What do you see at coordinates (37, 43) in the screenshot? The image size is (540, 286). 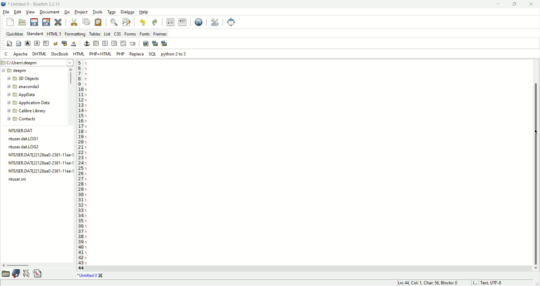 I see `emphasis` at bounding box center [37, 43].